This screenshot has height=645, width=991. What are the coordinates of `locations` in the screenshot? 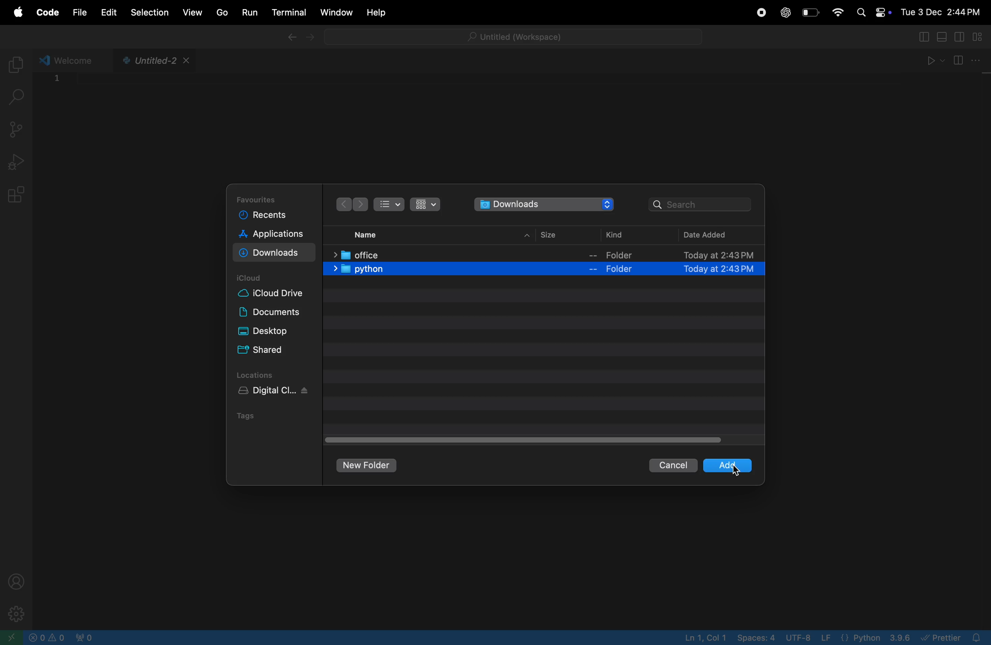 It's located at (262, 376).